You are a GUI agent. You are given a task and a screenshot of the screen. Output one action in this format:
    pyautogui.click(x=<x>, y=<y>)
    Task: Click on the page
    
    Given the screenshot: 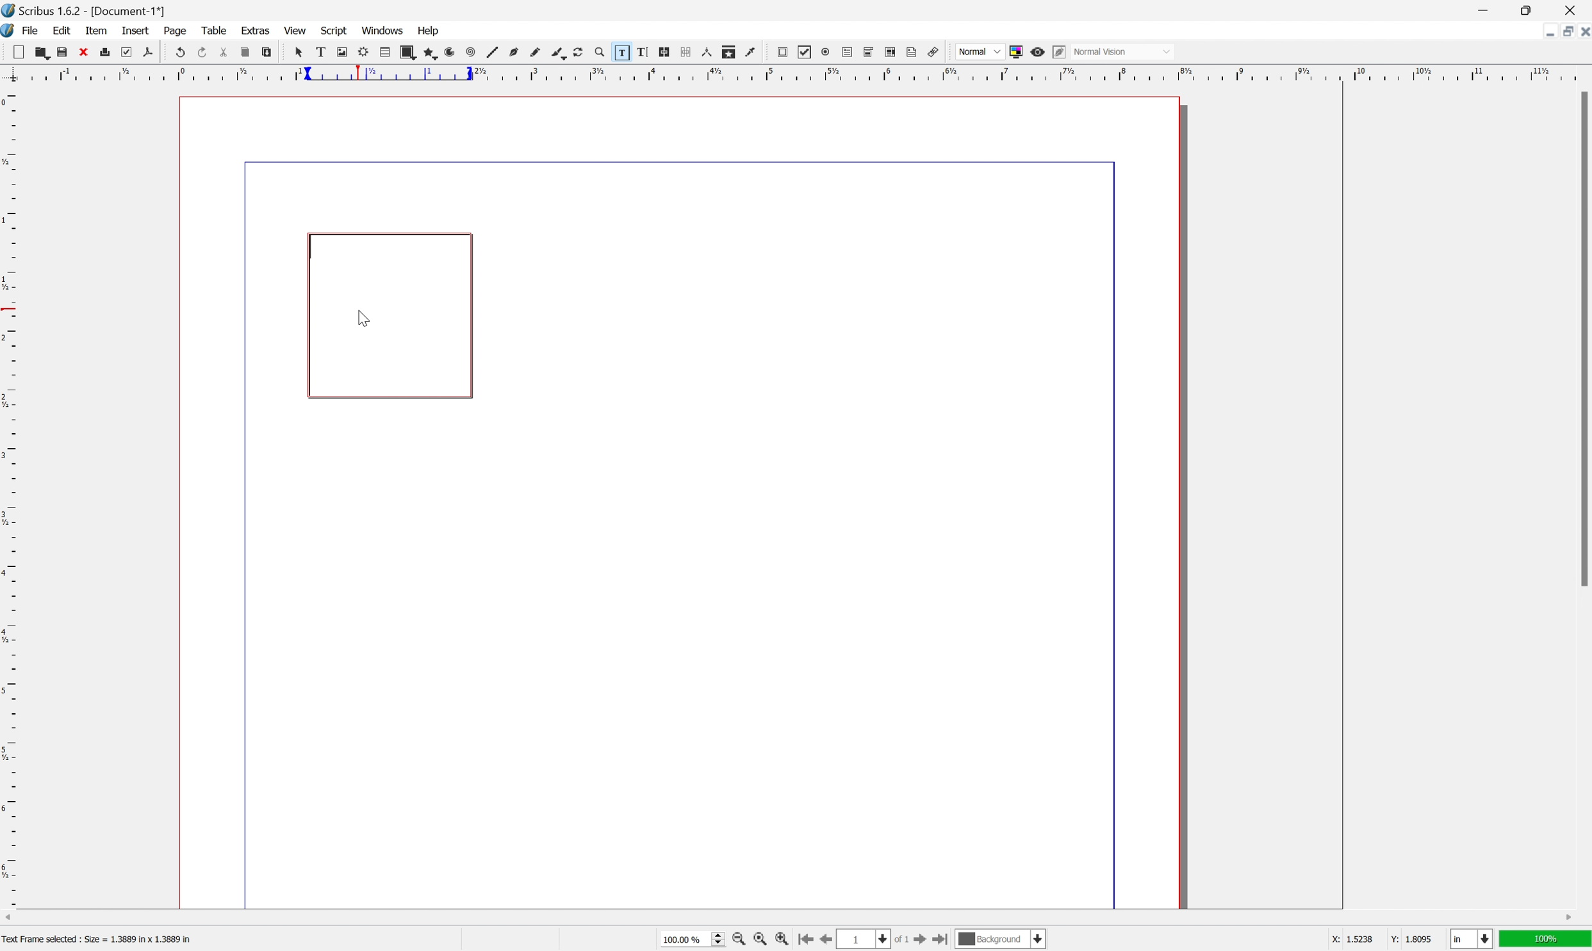 What is the action you would take?
    pyautogui.click(x=176, y=31)
    